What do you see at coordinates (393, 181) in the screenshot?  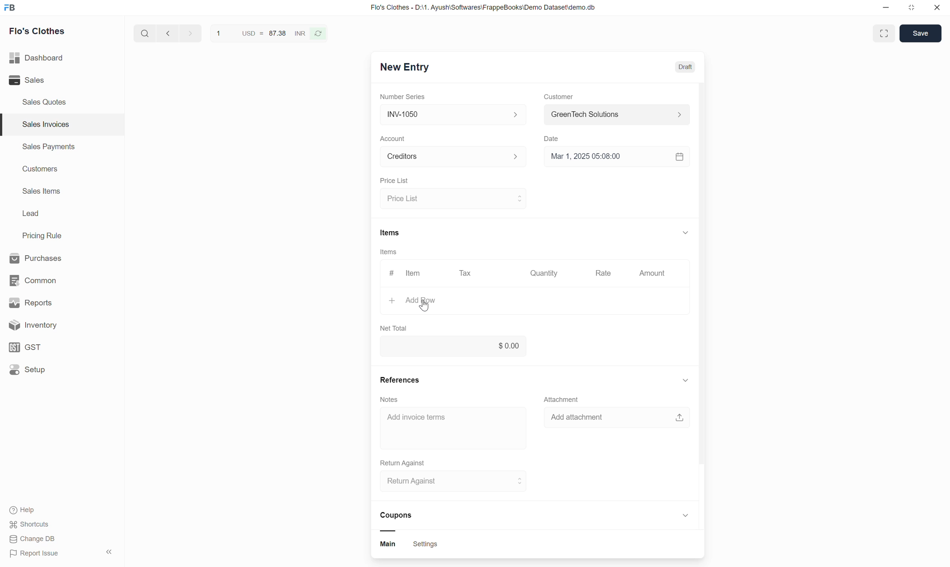 I see `Price List` at bounding box center [393, 181].